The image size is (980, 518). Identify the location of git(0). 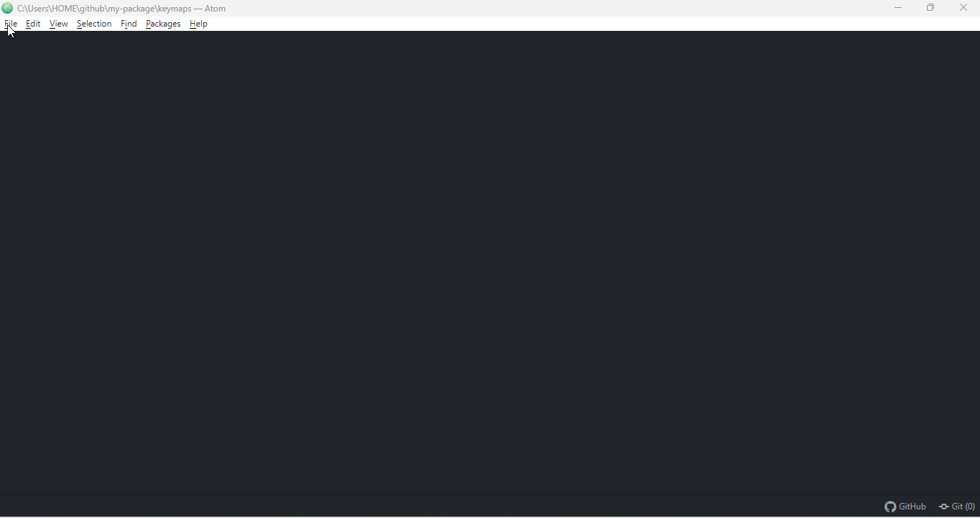
(960, 507).